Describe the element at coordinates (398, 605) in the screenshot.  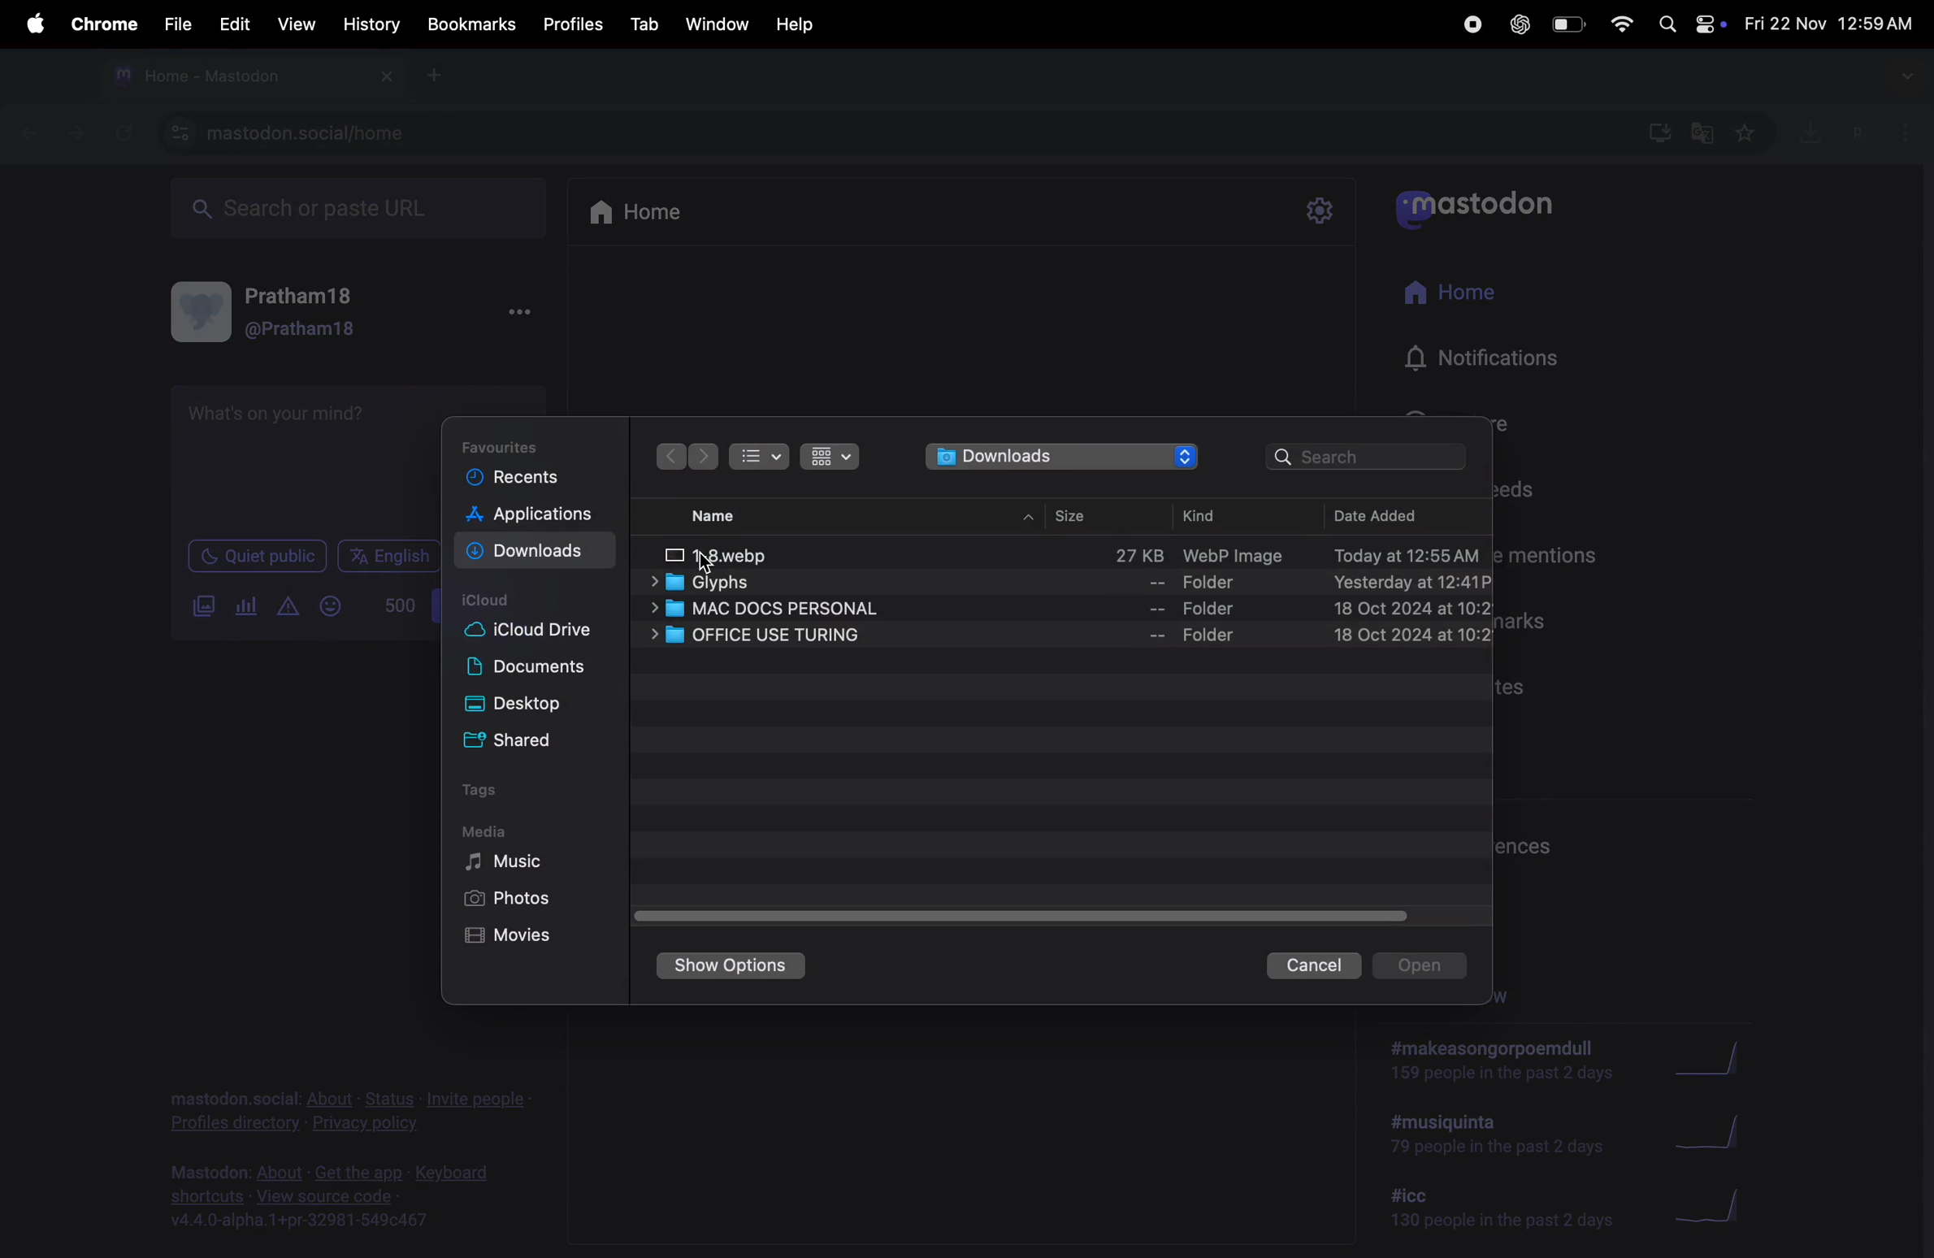
I see `500` at that location.